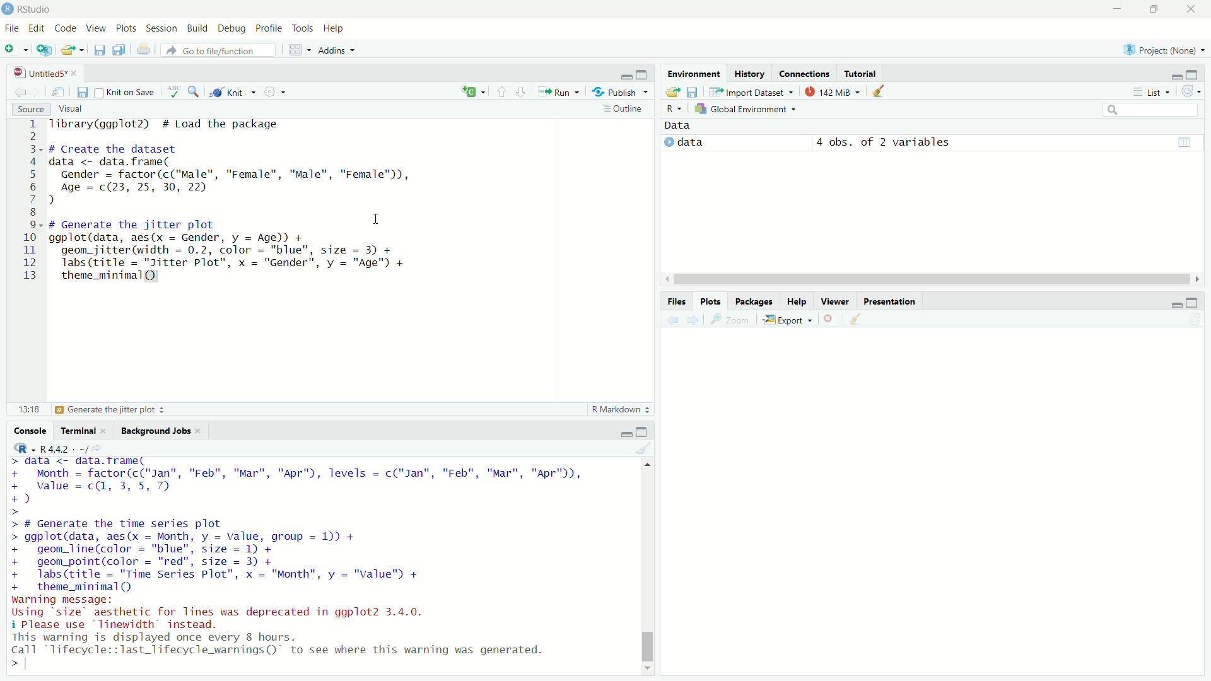  What do you see at coordinates (202, 430) in the screenshot?
I see `close` at bounding box center [202, 430].